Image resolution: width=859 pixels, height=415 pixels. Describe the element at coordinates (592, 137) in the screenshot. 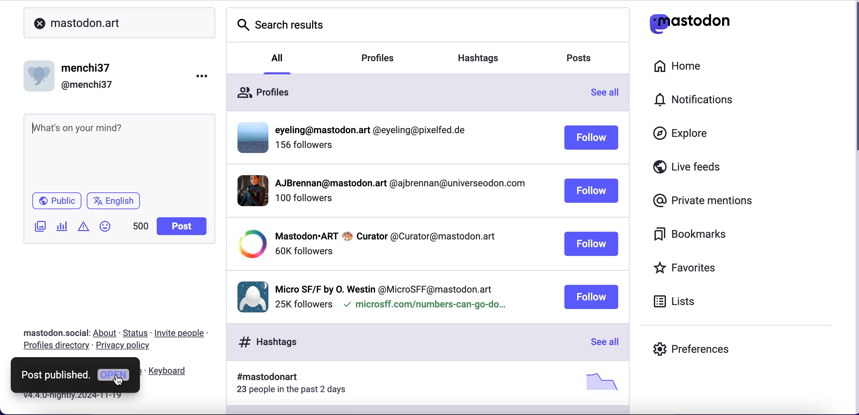

I see `follow` at that location.